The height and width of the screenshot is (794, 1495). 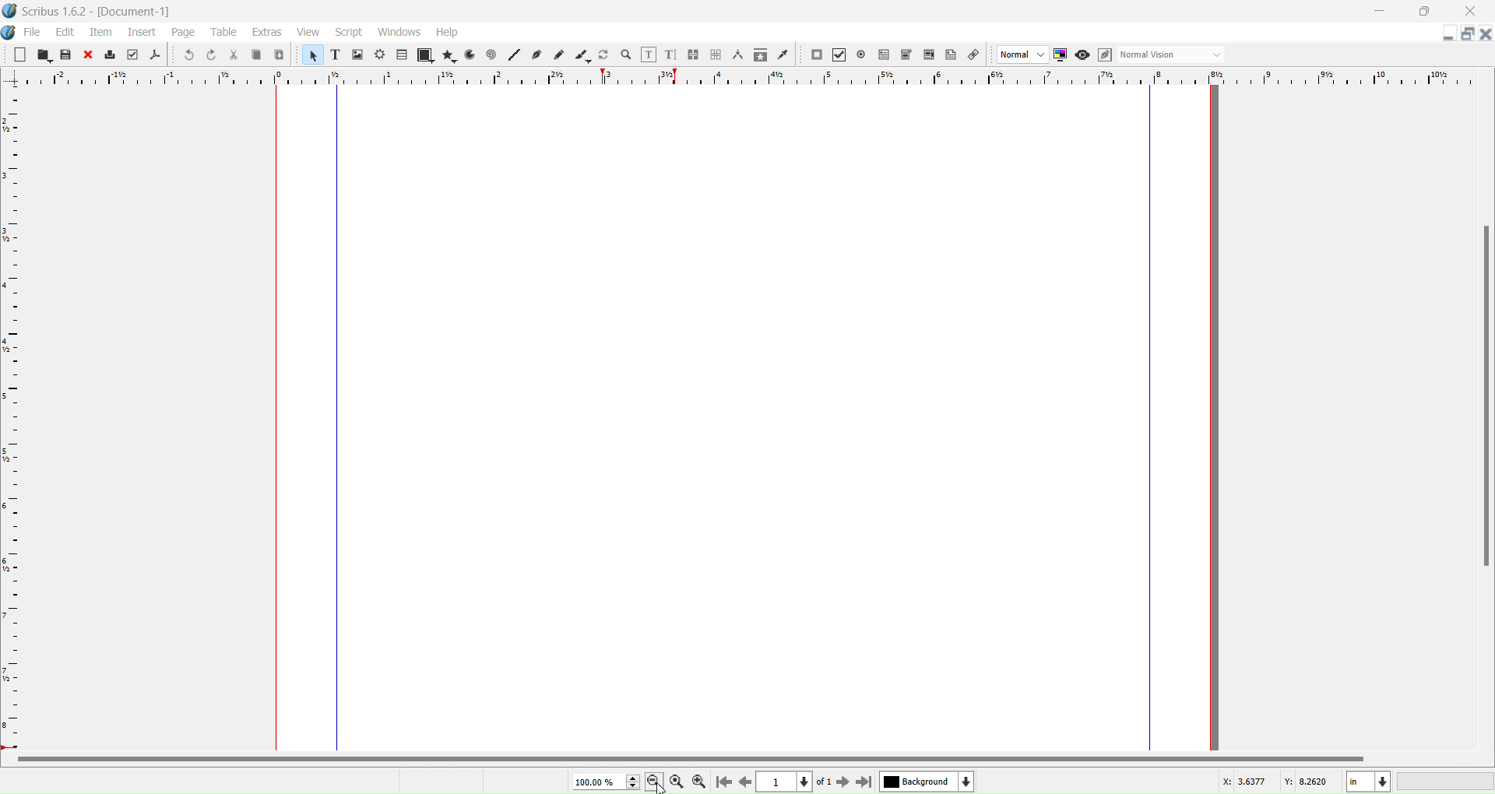 What do you see at coordinates (1173, 54) in the screenshot?
I see `Select the visual appearance of the display` at bounding box center [1173, 54].